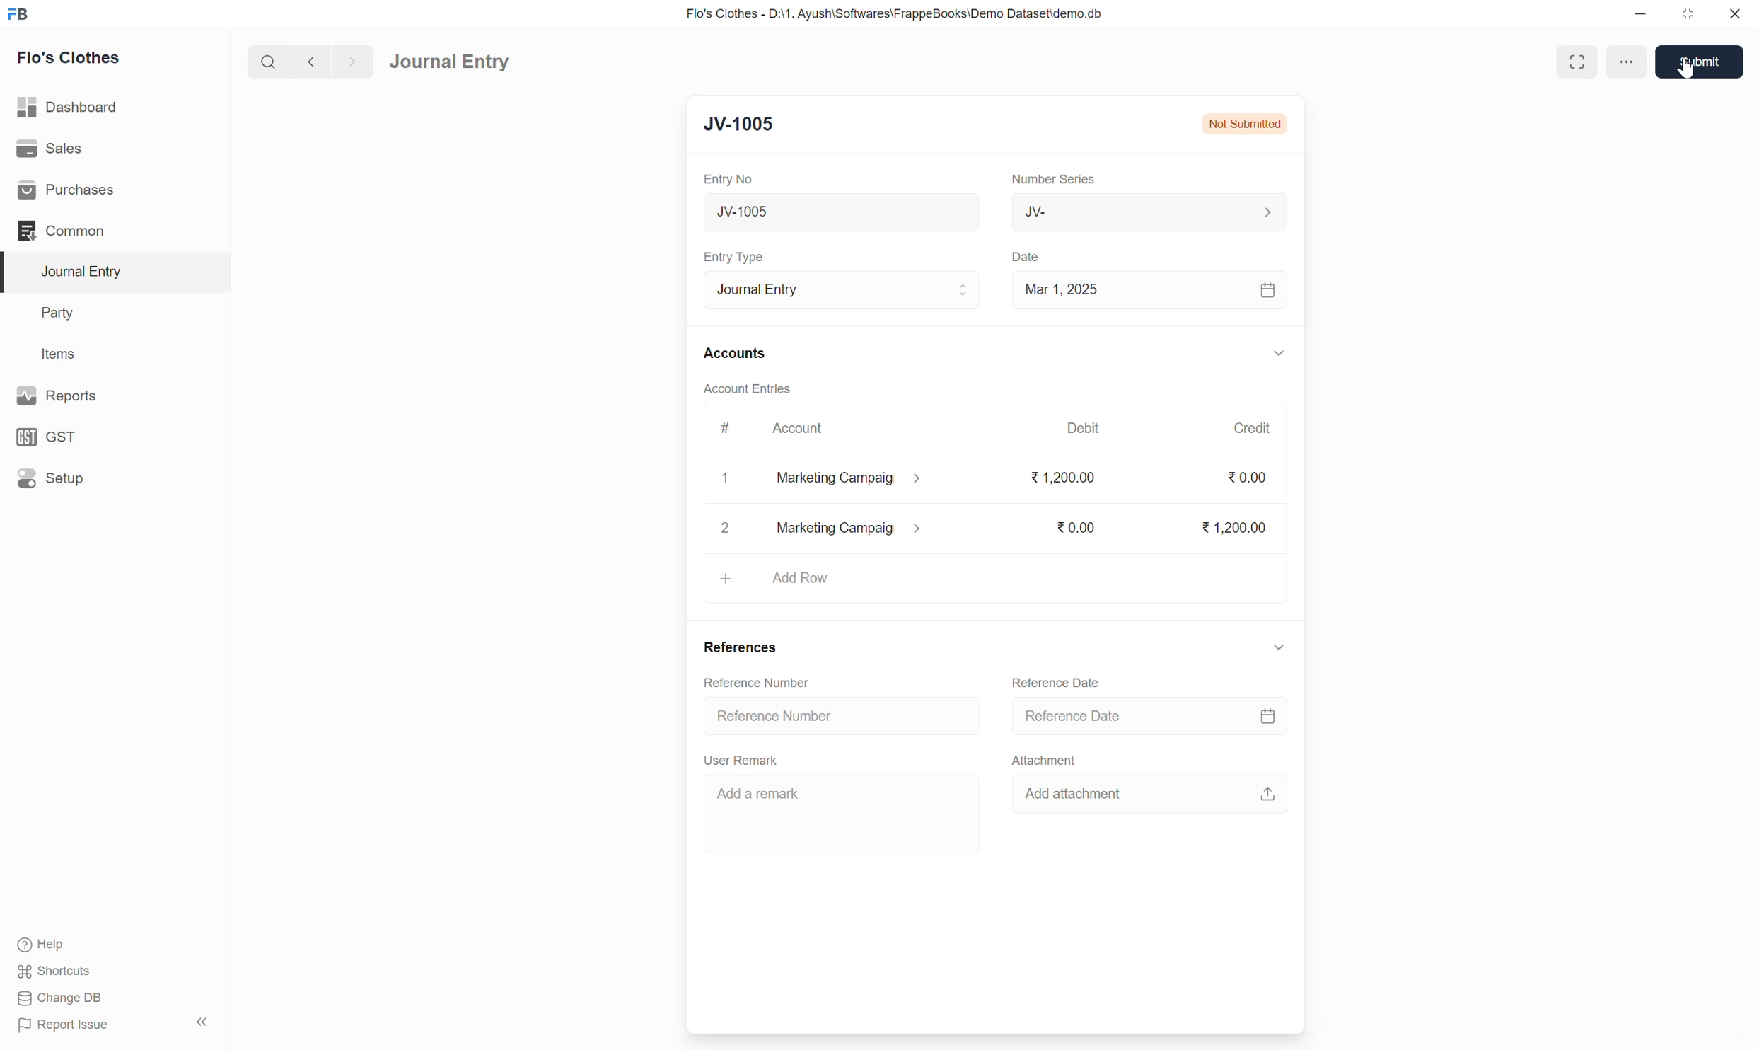 This screenshot has width=1759, height=1050. What do you see at coordinates (738, 257) in the screenshot?
I see `Entry Type` at bounding box center [738, 257].